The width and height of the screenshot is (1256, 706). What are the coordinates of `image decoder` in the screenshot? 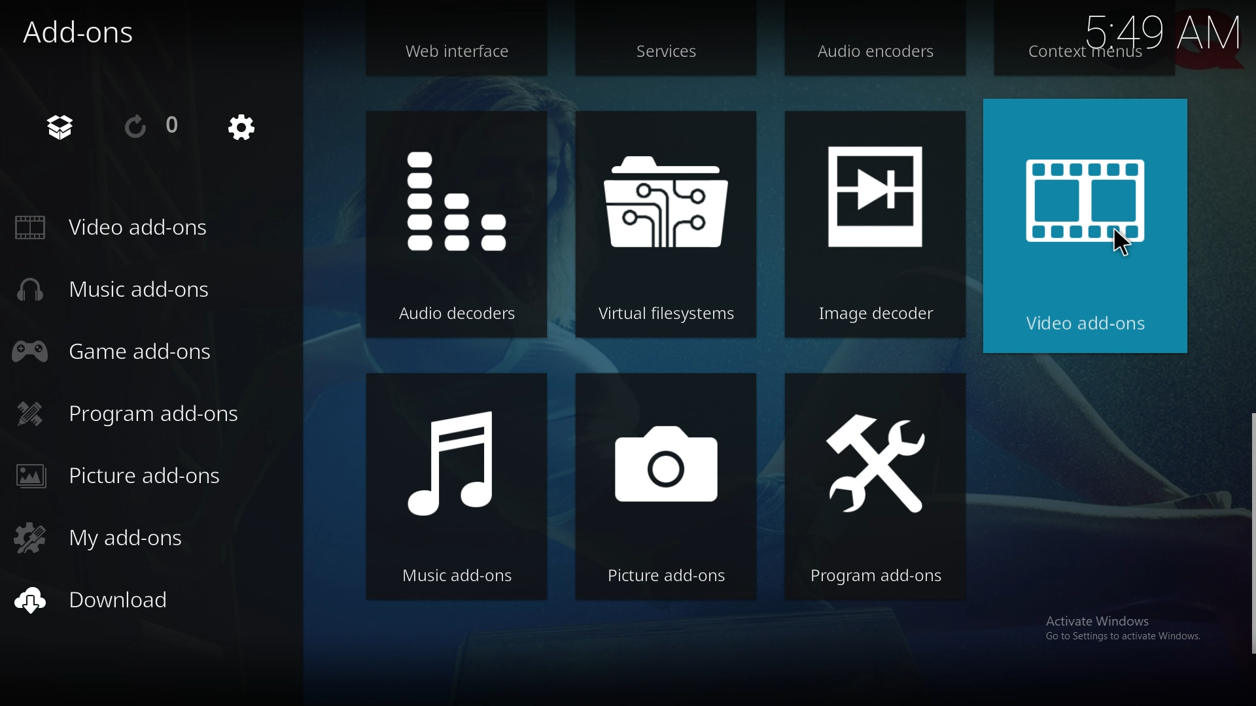 It's located at (878, 224).